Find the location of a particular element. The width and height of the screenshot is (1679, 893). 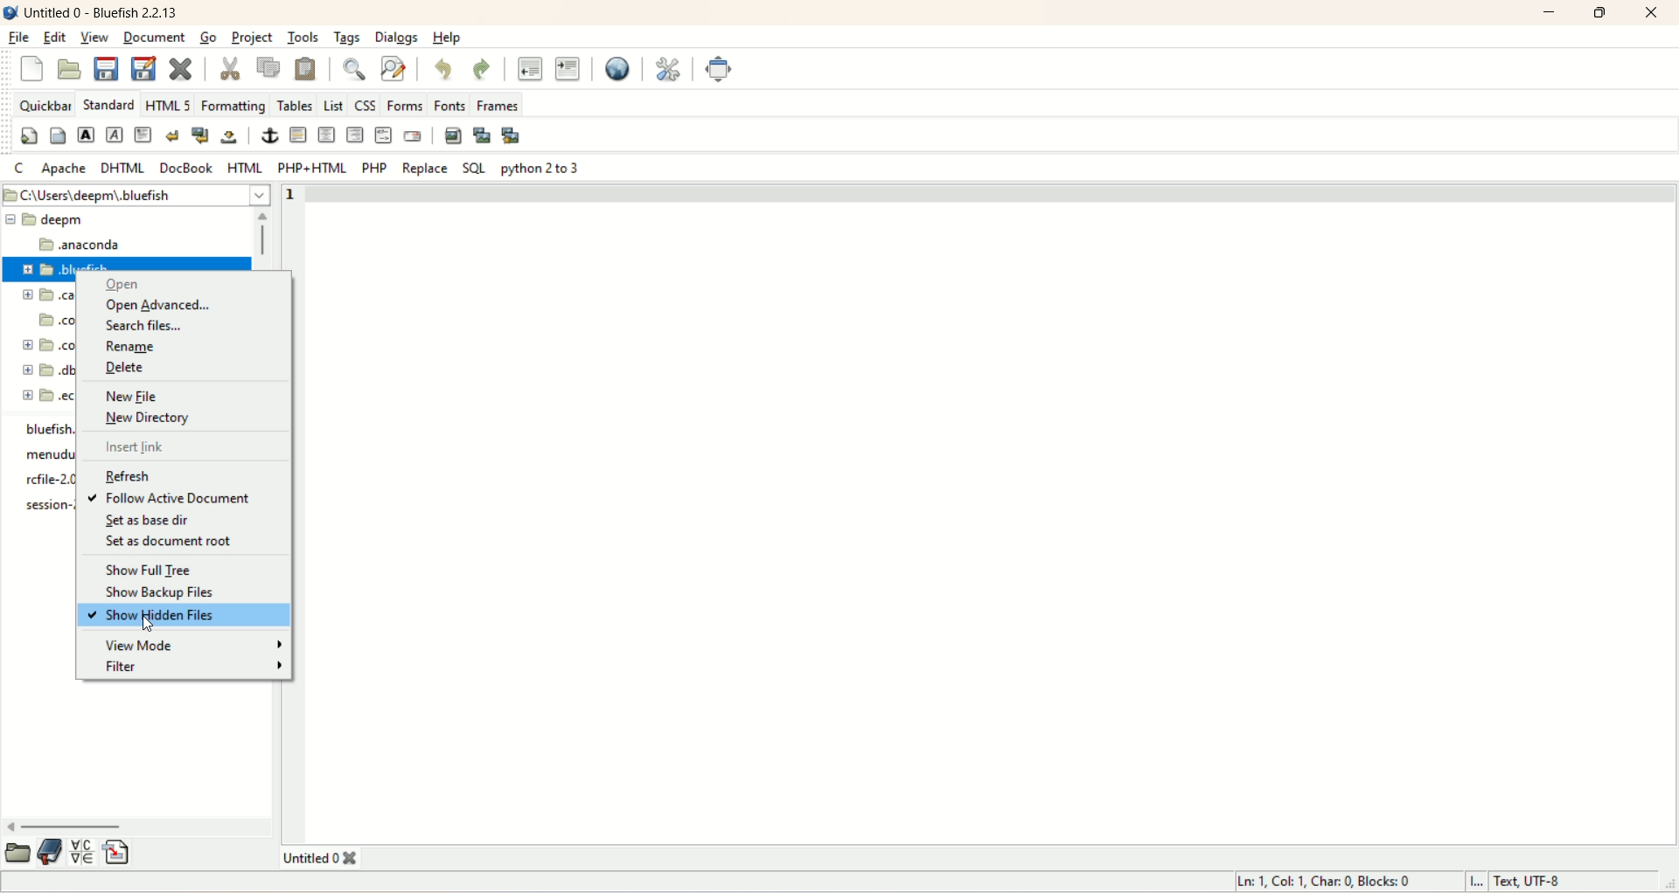

fullscreen is located at coordinates (719, 67).